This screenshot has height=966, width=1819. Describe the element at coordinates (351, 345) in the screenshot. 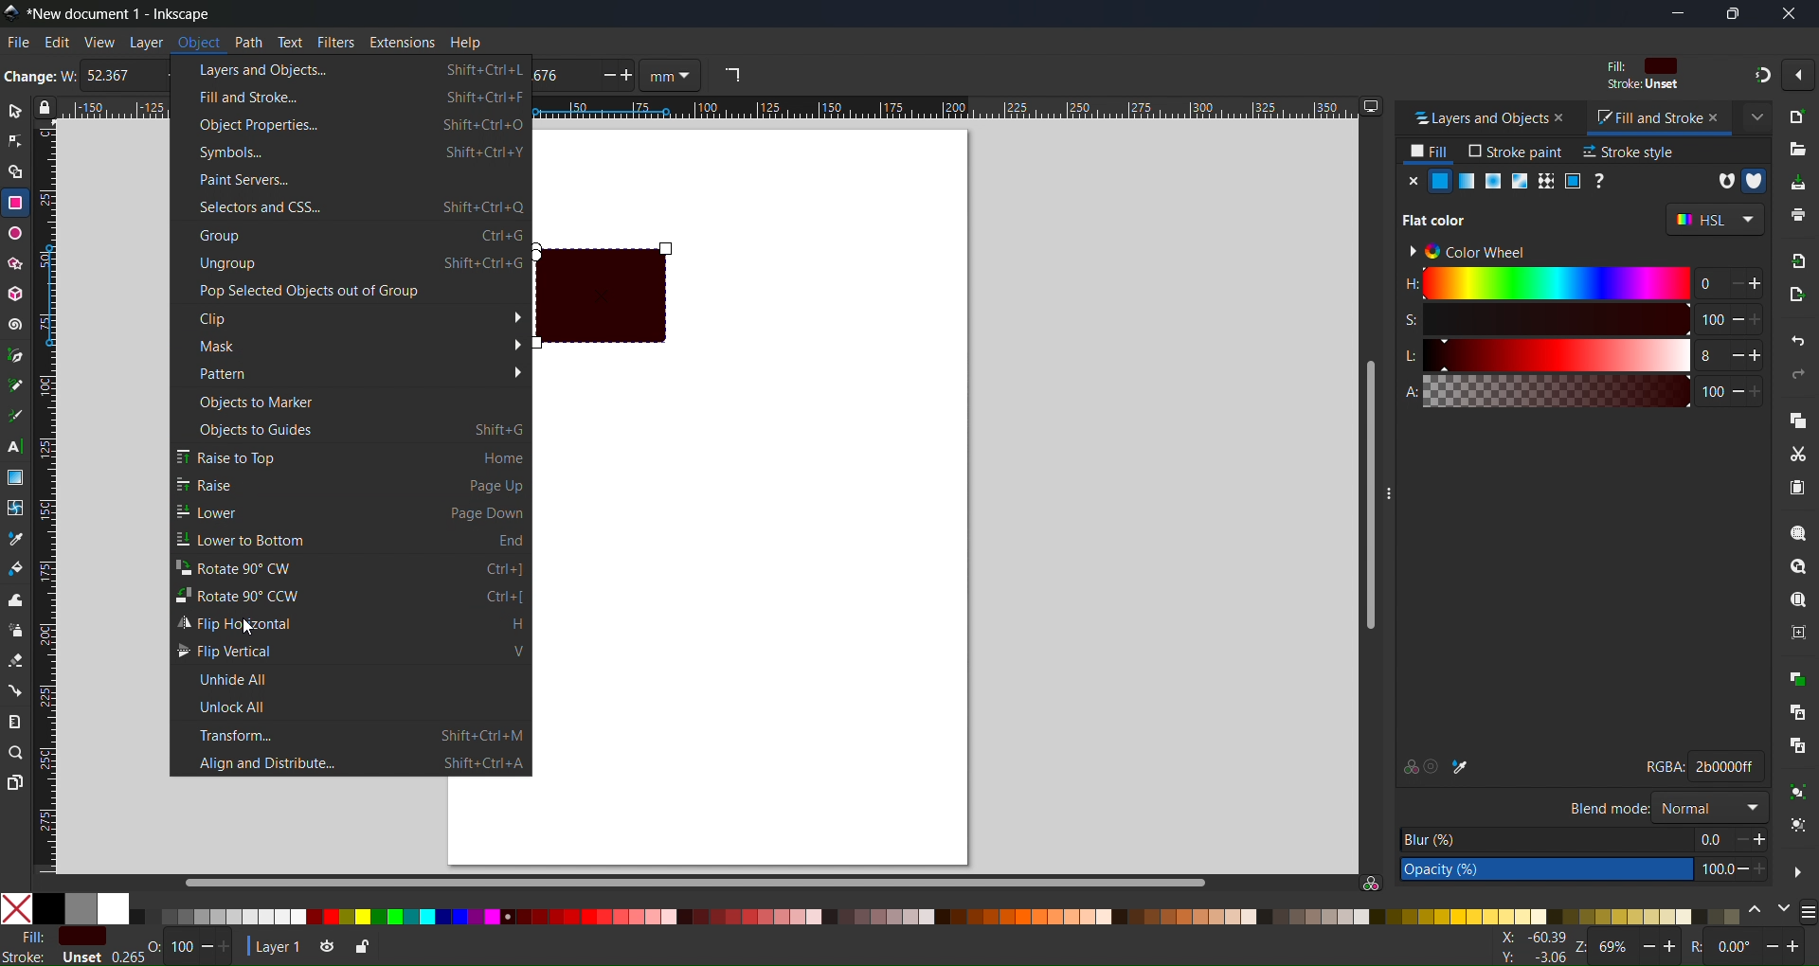

I see `Mask` at that location.